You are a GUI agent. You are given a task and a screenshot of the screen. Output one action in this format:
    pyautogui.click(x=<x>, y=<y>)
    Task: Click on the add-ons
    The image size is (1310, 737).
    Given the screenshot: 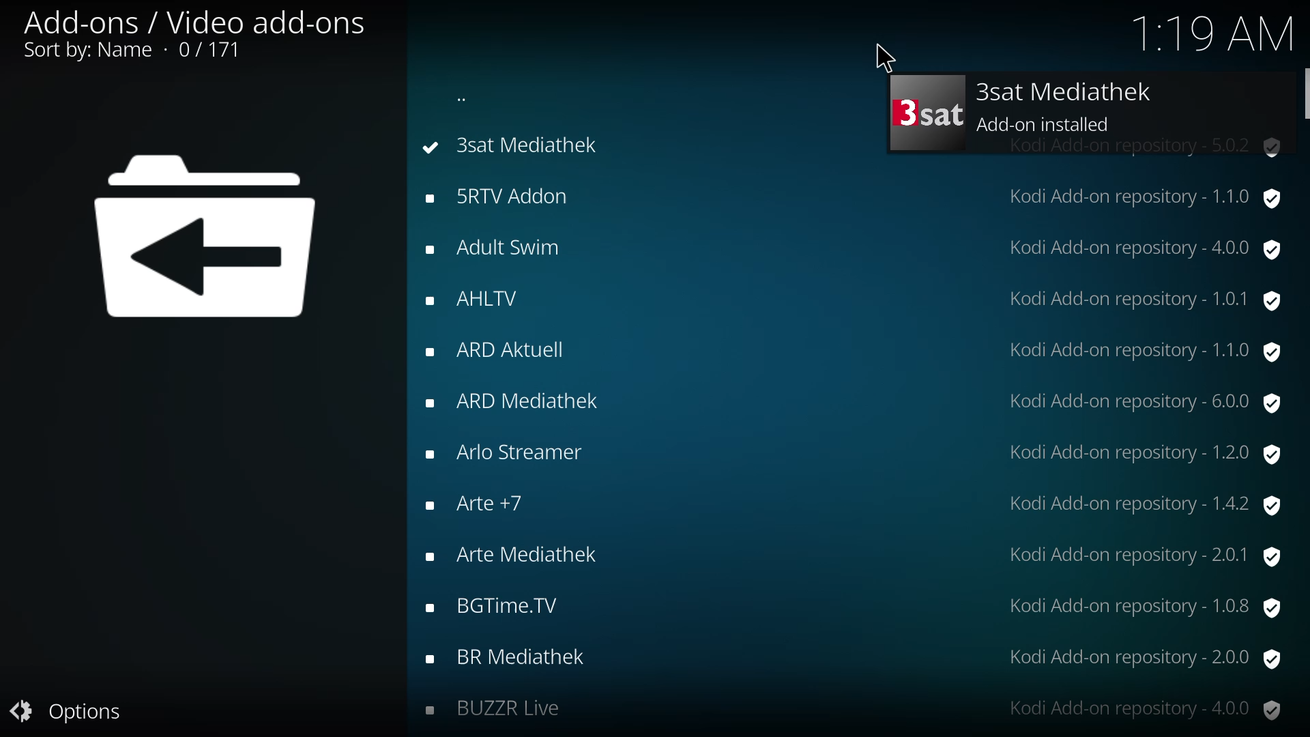 What is the action you would take?
    pyautogui.click(x=497, y=197)
    